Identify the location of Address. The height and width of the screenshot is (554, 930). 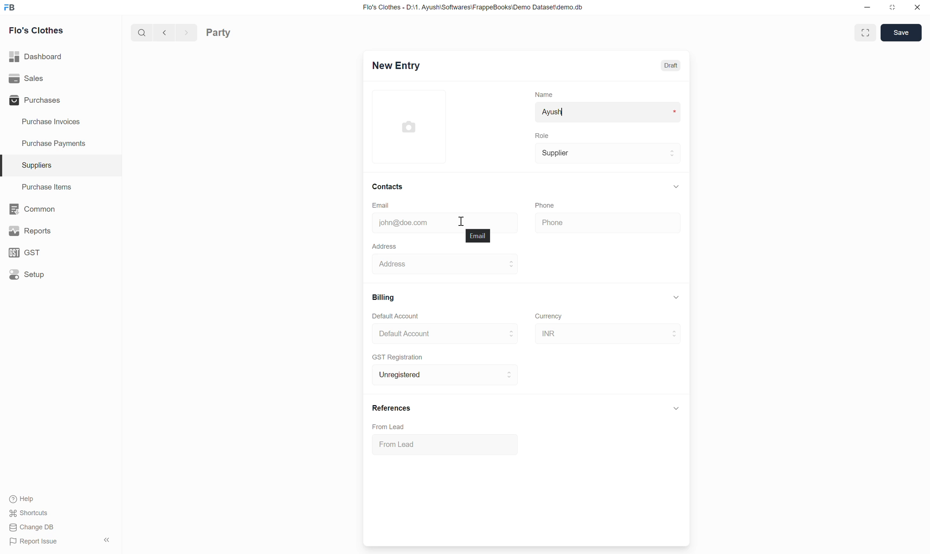
(445, 264).